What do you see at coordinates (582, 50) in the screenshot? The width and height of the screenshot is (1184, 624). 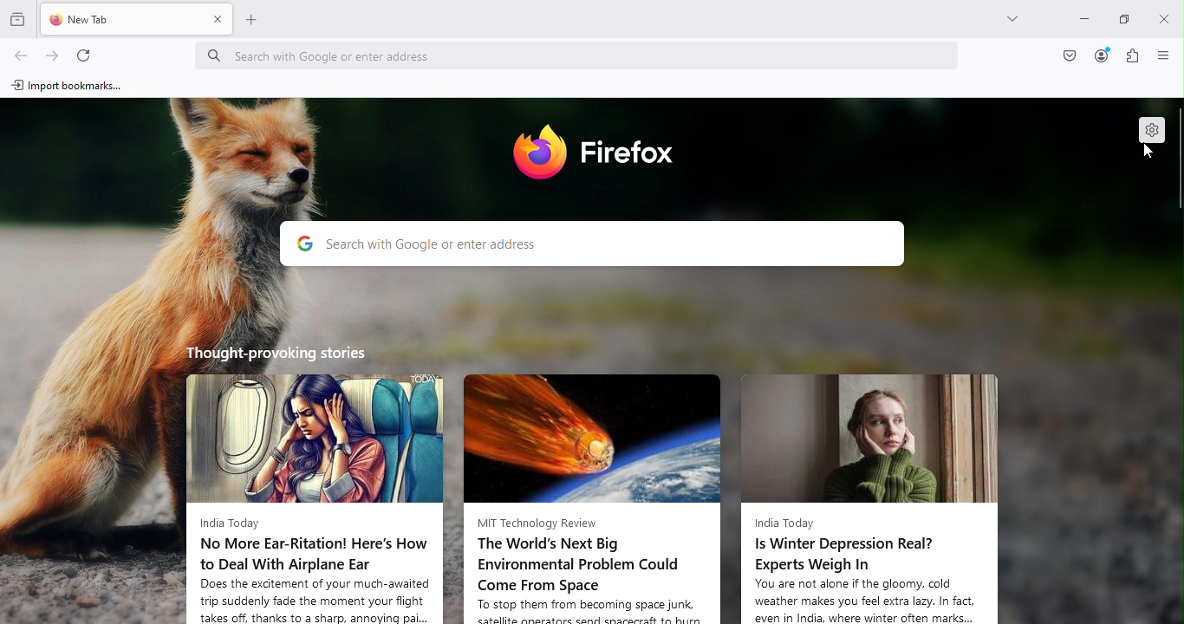 I see `Search bar` at bounding box center [582, 50].